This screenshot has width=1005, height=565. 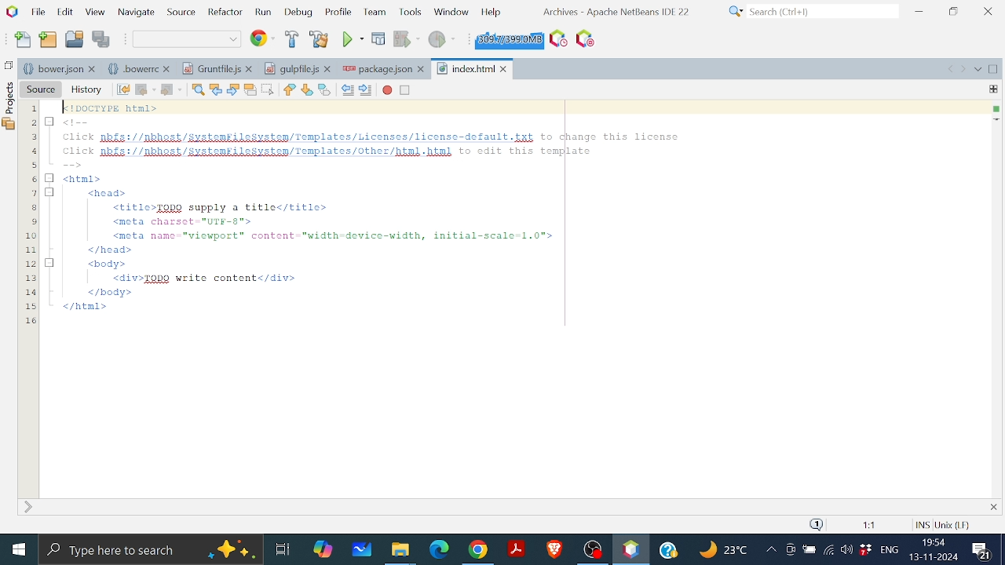 What do you see at coordinates (451, 10) in the screenshot?
I see `` at bounding box center [451, 10].